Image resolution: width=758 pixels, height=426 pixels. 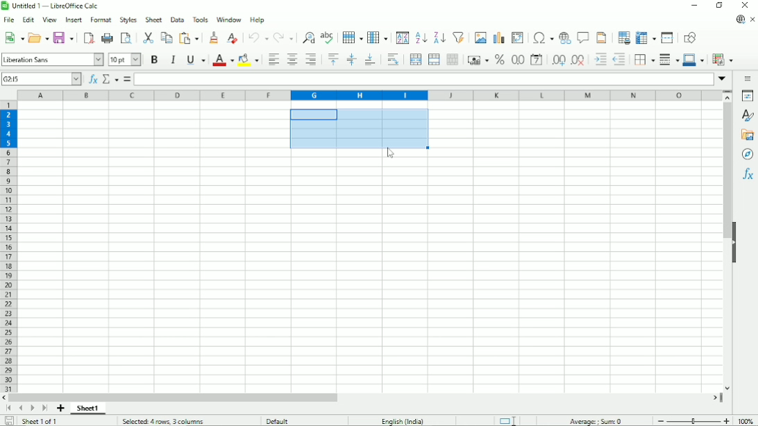 I want to click on Insert special characters, so click(x=542, y=37).